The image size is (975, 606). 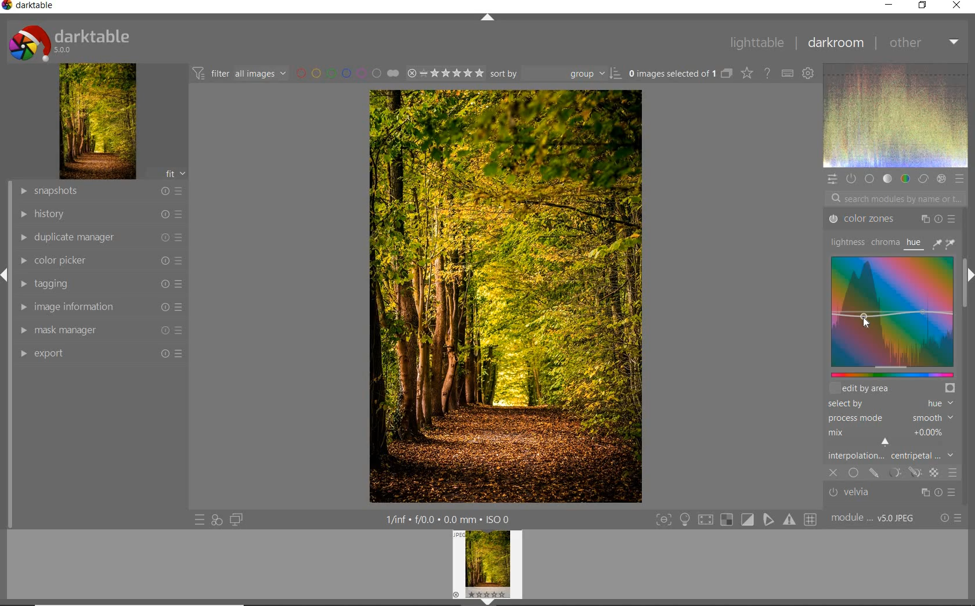 I want to click on process mode, so click(x=894, y=417).